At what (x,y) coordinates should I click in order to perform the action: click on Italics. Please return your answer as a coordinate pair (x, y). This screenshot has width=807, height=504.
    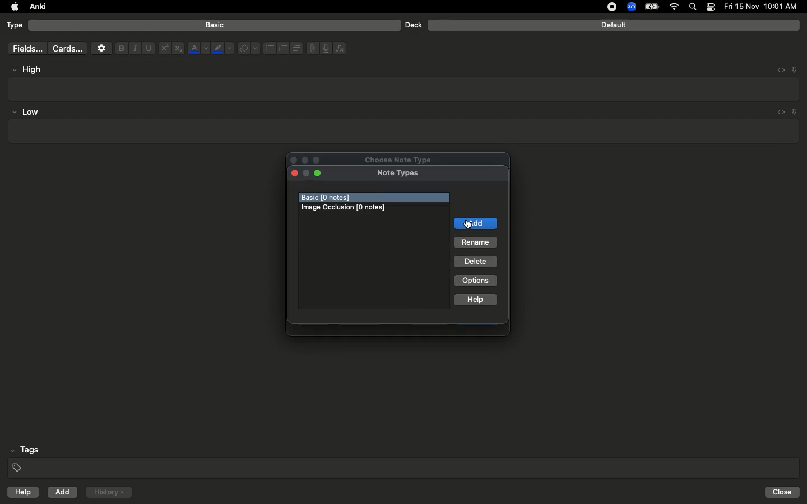
    Looking at the image, I should click on (133, 49).